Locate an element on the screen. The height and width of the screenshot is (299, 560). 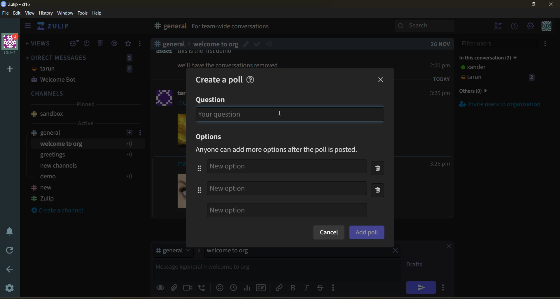
26 nov is located at coordinates (440, 44).